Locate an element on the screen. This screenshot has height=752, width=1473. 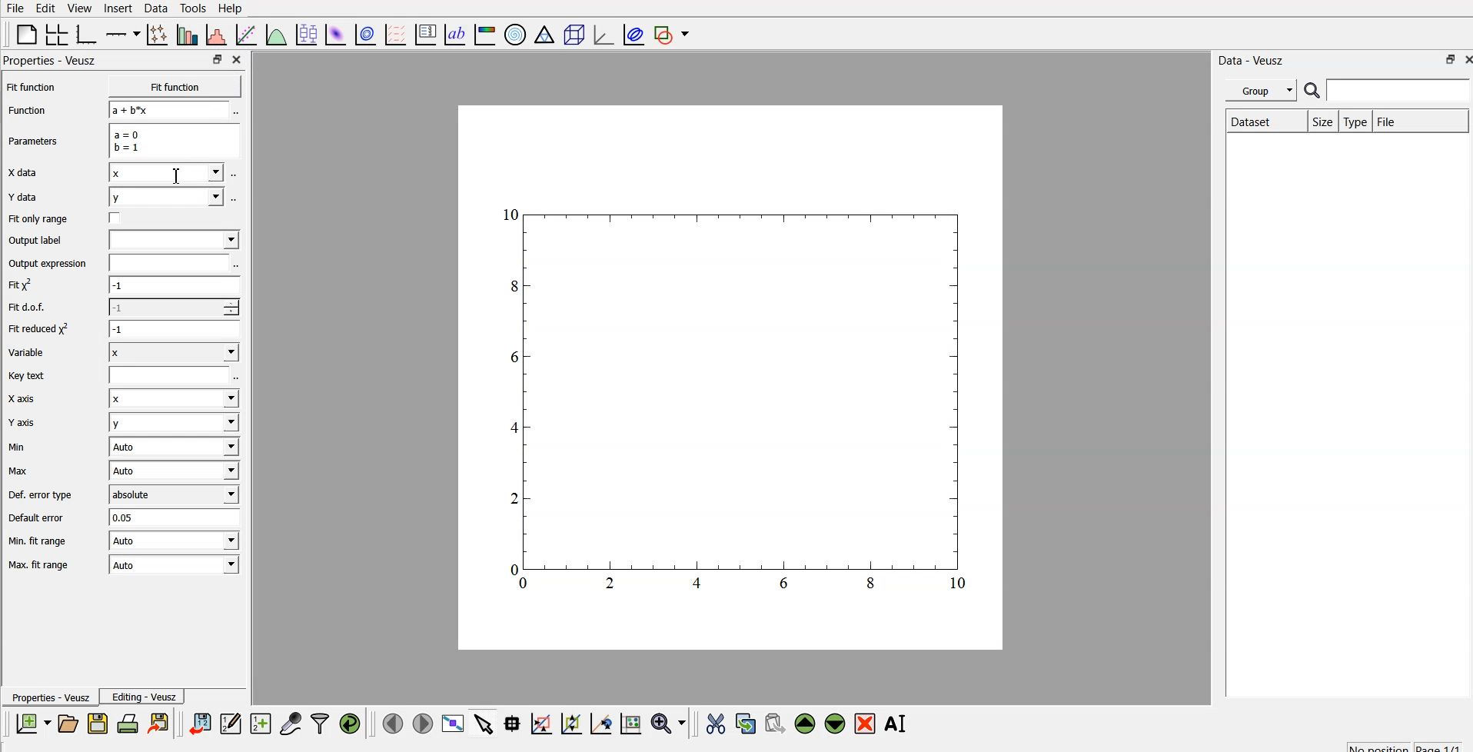
a+b is located at coordinates (168, 110).